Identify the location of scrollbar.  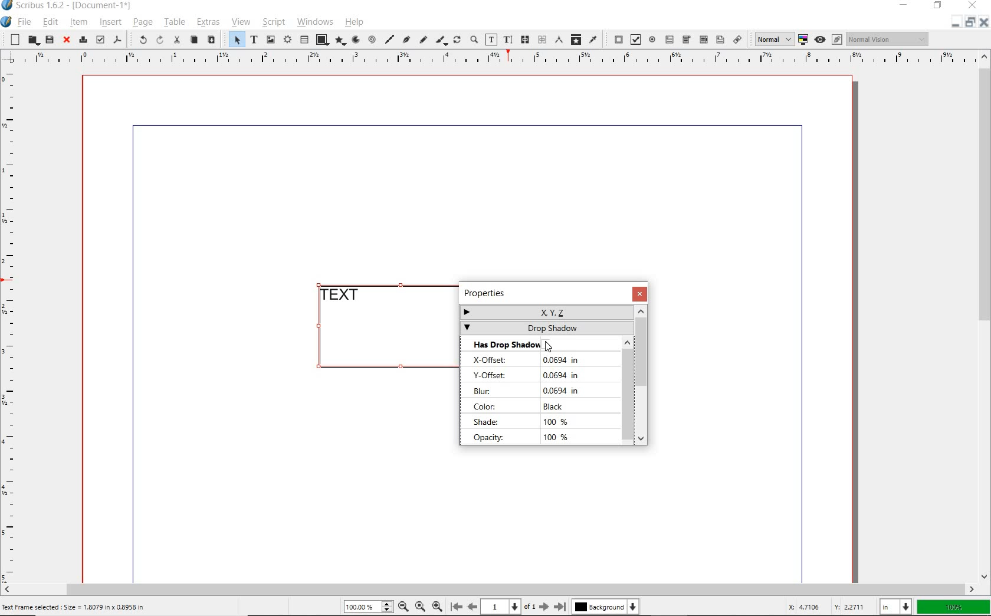
(490, 589).